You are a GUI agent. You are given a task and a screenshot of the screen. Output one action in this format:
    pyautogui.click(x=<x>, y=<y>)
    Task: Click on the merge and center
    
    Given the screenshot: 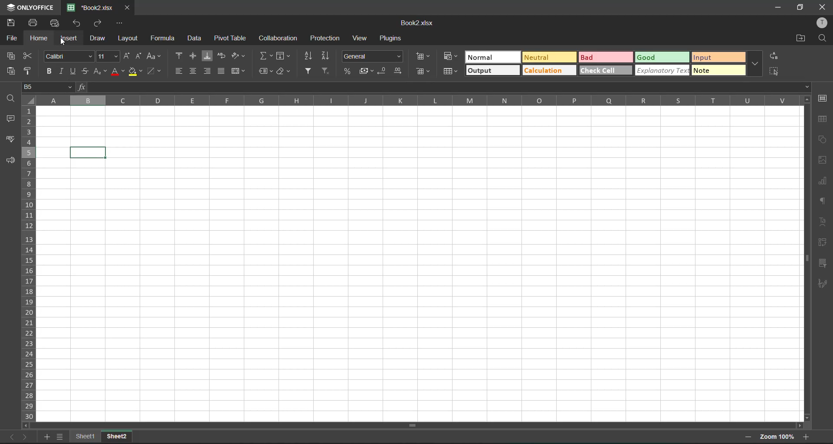 What is the action you would take?
    pyautogui.click(x=242, y=71)
    